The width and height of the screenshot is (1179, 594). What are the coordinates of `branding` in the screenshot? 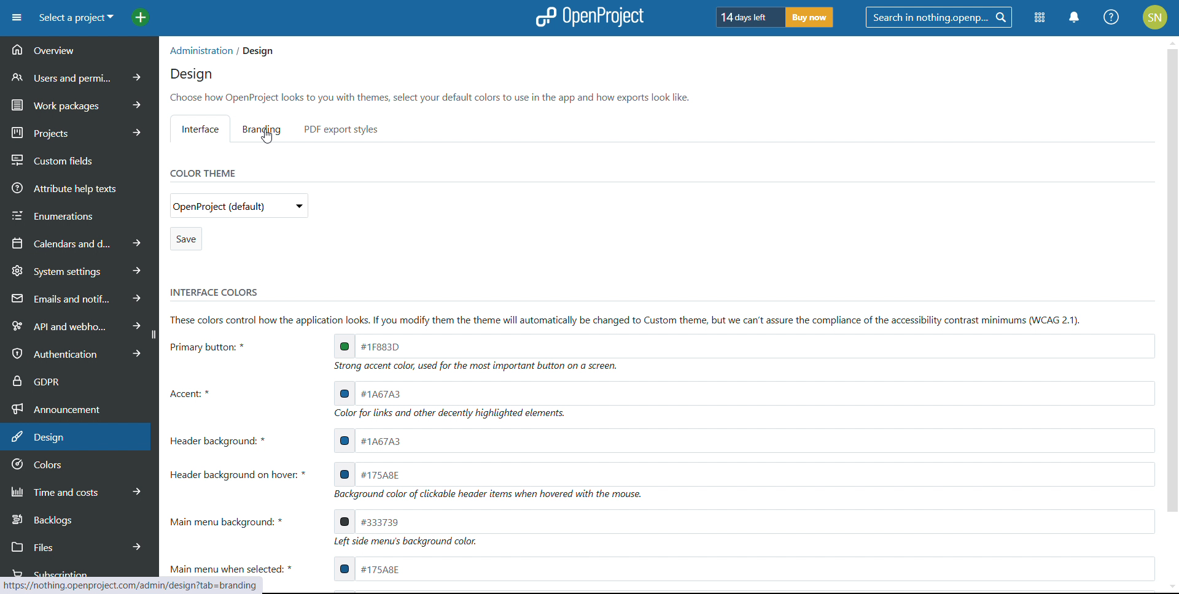 It's located at (265, 129).